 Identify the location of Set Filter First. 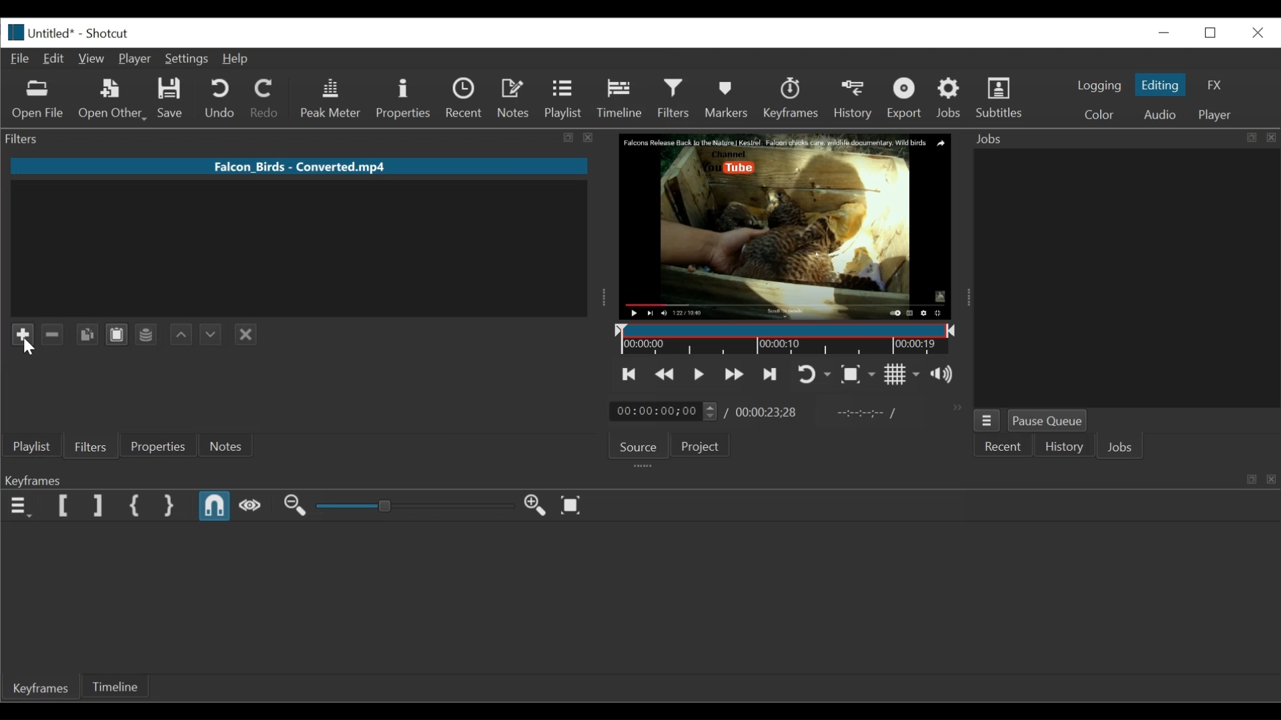
(65, 507).